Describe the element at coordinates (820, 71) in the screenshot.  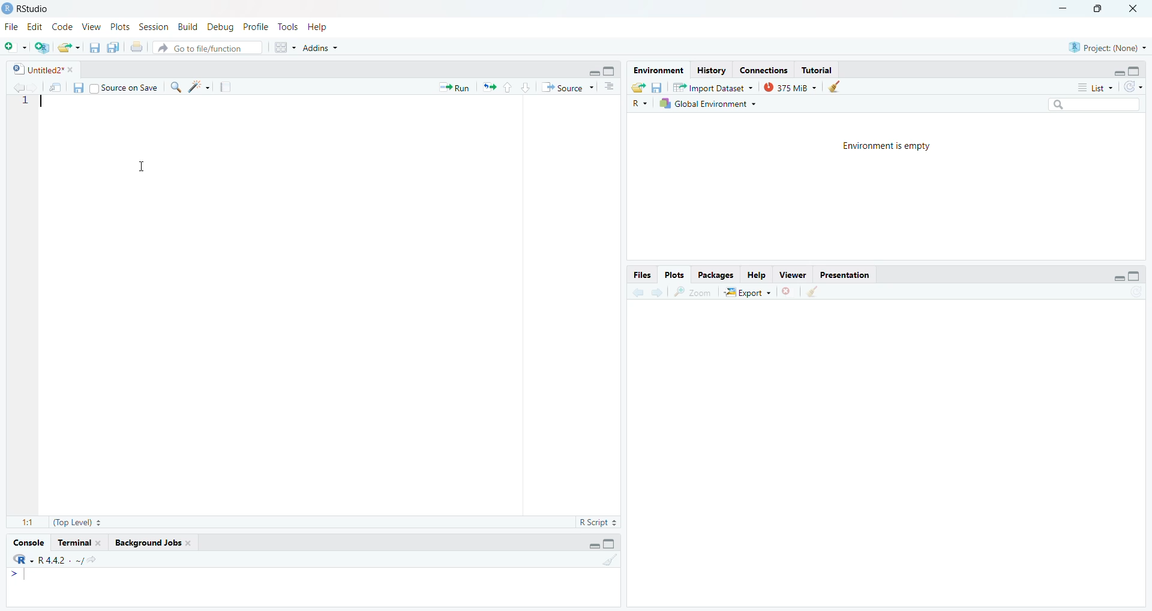
I see `Tutorial` at that location.